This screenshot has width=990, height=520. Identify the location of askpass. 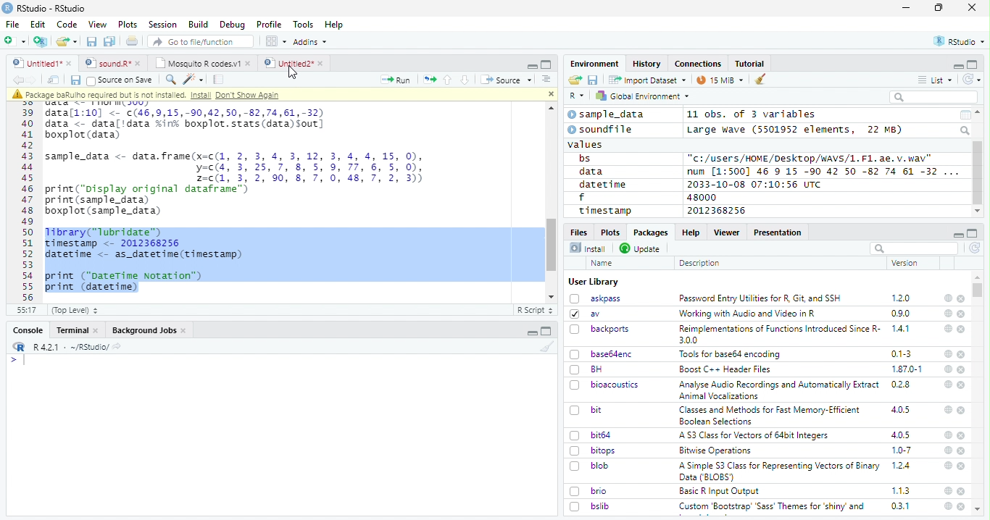
(594, 298).